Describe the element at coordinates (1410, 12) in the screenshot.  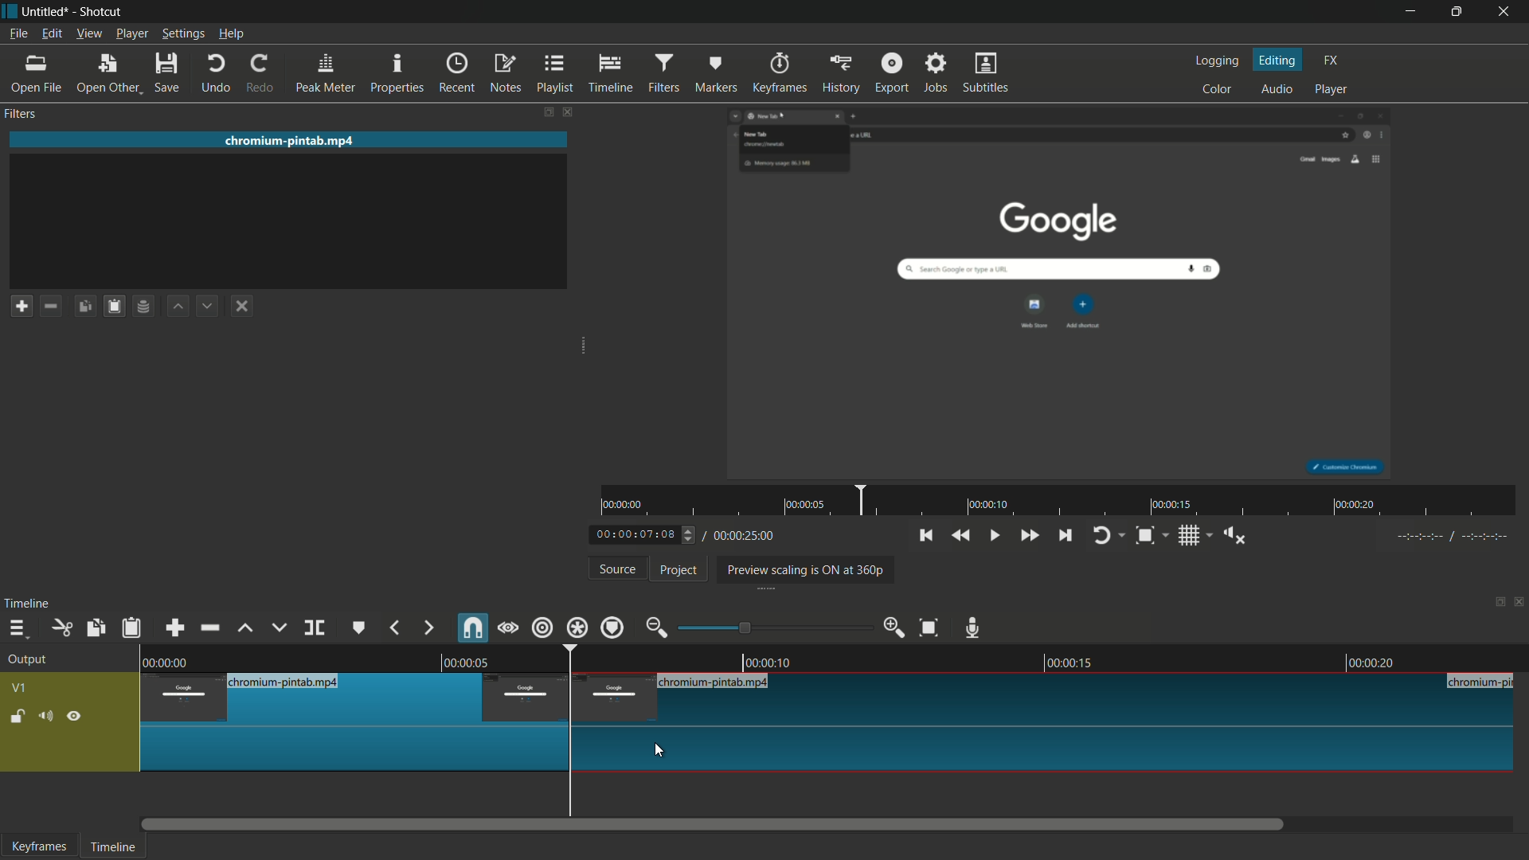
I see `minimize` at that location.